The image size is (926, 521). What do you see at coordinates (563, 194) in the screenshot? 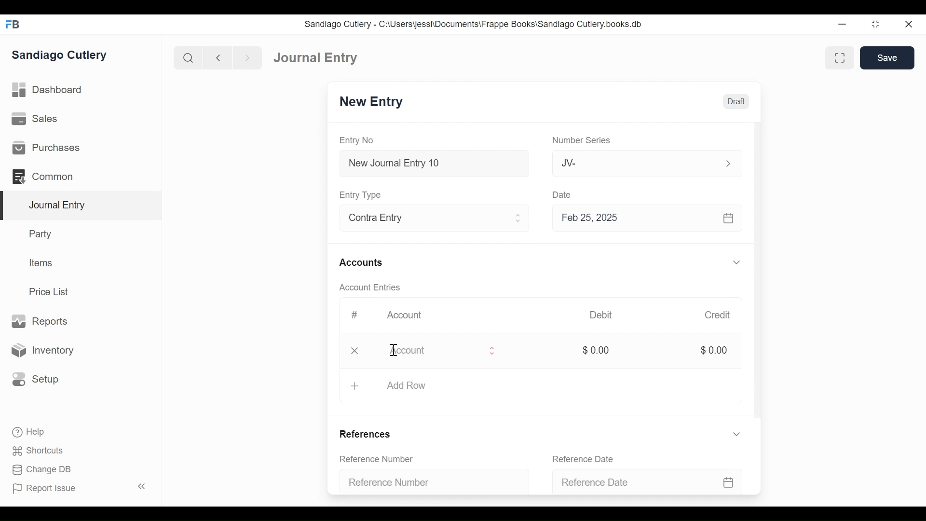
I see `Date` at bounding box center [563, 194].